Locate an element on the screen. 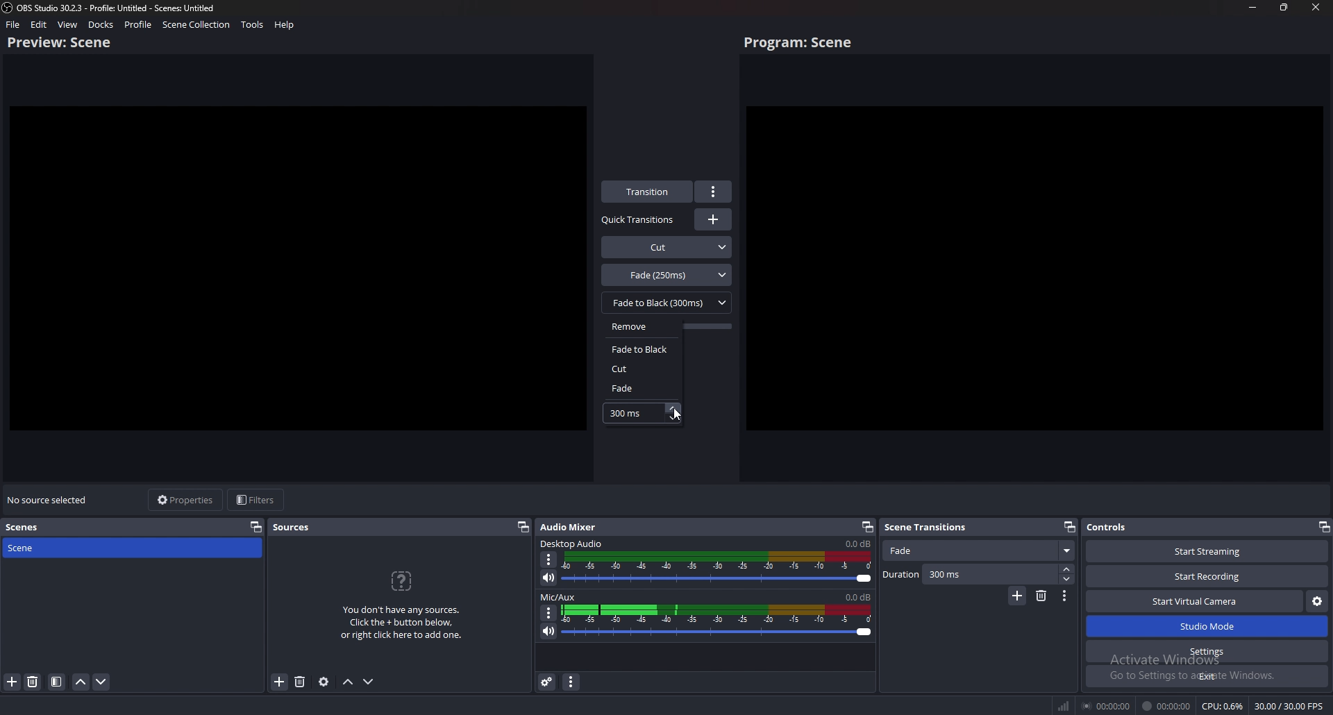 Image resolution: width=1333 pixels, height=715 pixels. fade(250ms) is located at coordinates (667, 274).